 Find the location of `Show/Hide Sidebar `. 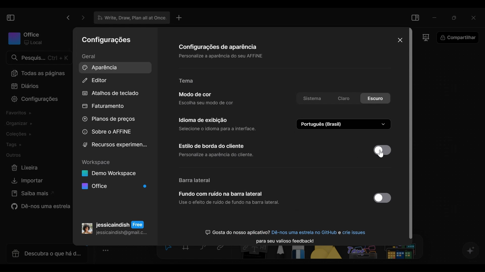

Show/Hide Sidebar  is located at coordinates (416, 17).